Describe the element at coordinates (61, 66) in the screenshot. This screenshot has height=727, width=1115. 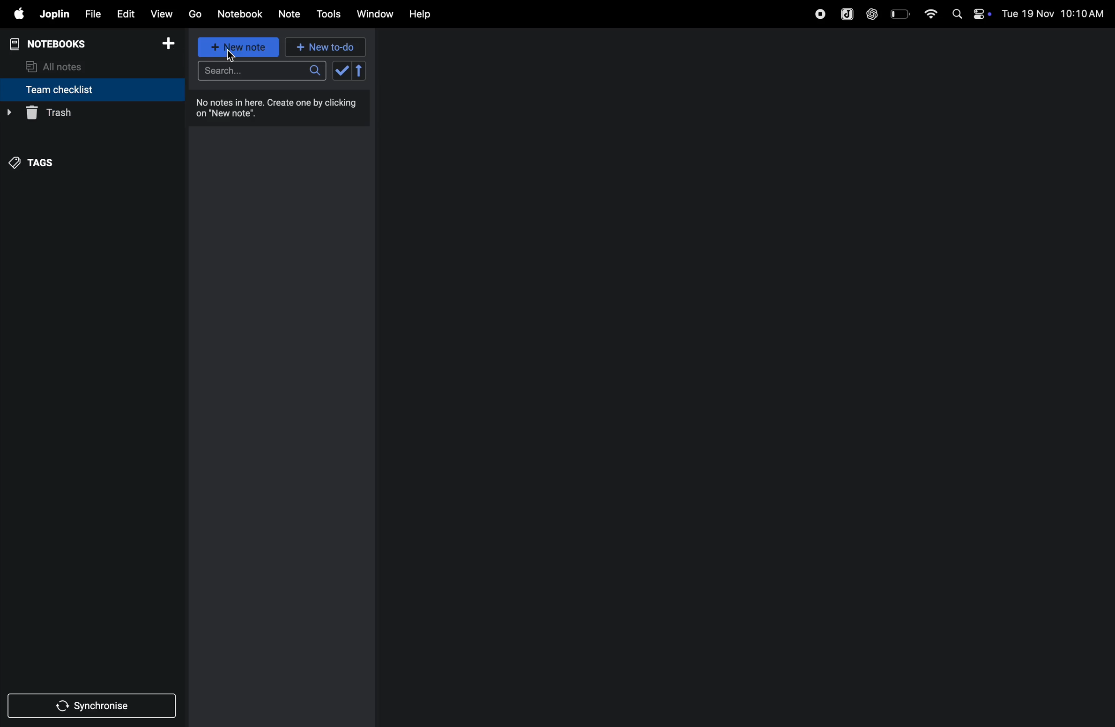
I see `all notes` at that location.